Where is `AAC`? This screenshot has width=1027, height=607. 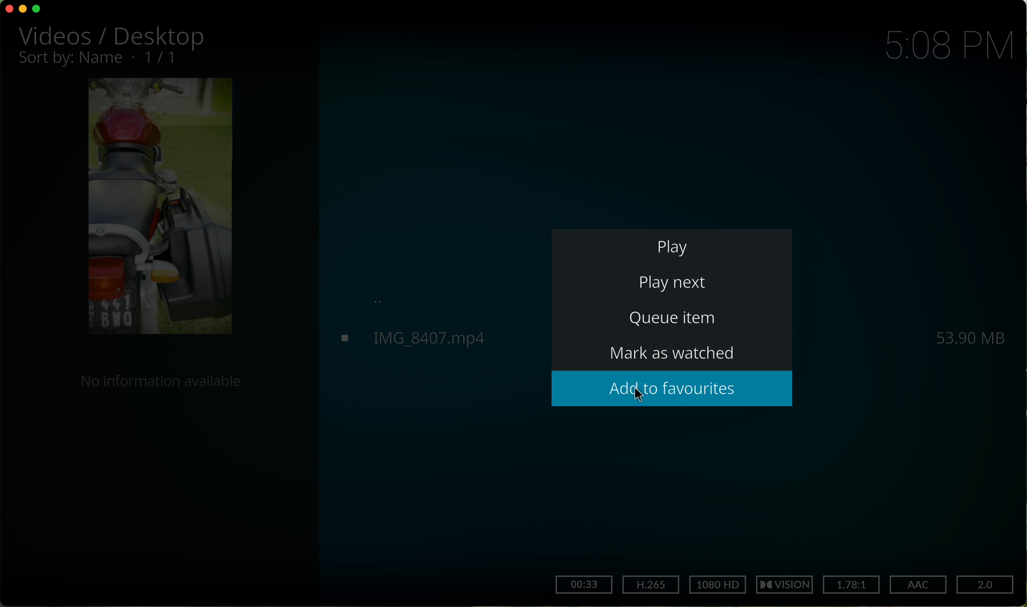
AAC is located at coordinates (918, 584).